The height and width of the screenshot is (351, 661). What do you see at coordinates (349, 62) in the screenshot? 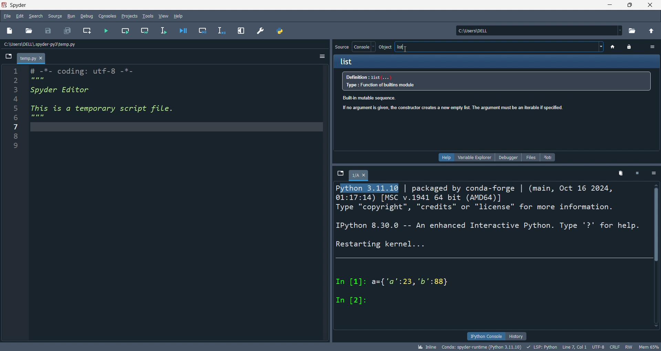
I see `list` at bounding box center [349, 62].